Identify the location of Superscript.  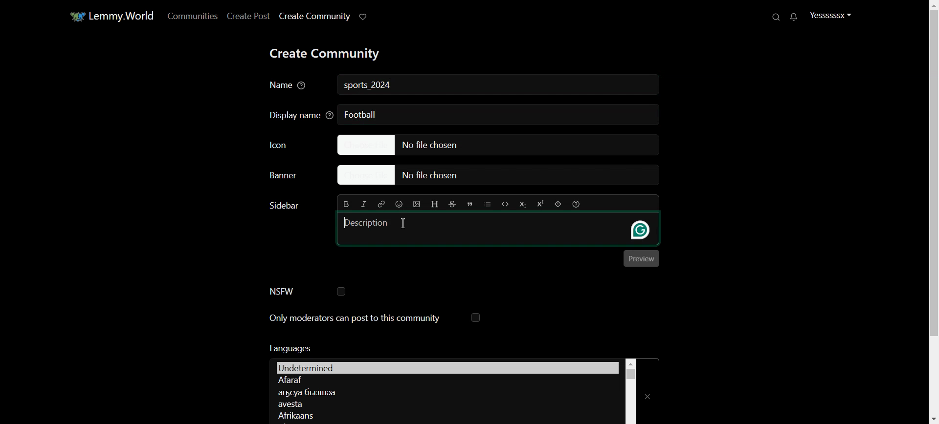
(539, 204).